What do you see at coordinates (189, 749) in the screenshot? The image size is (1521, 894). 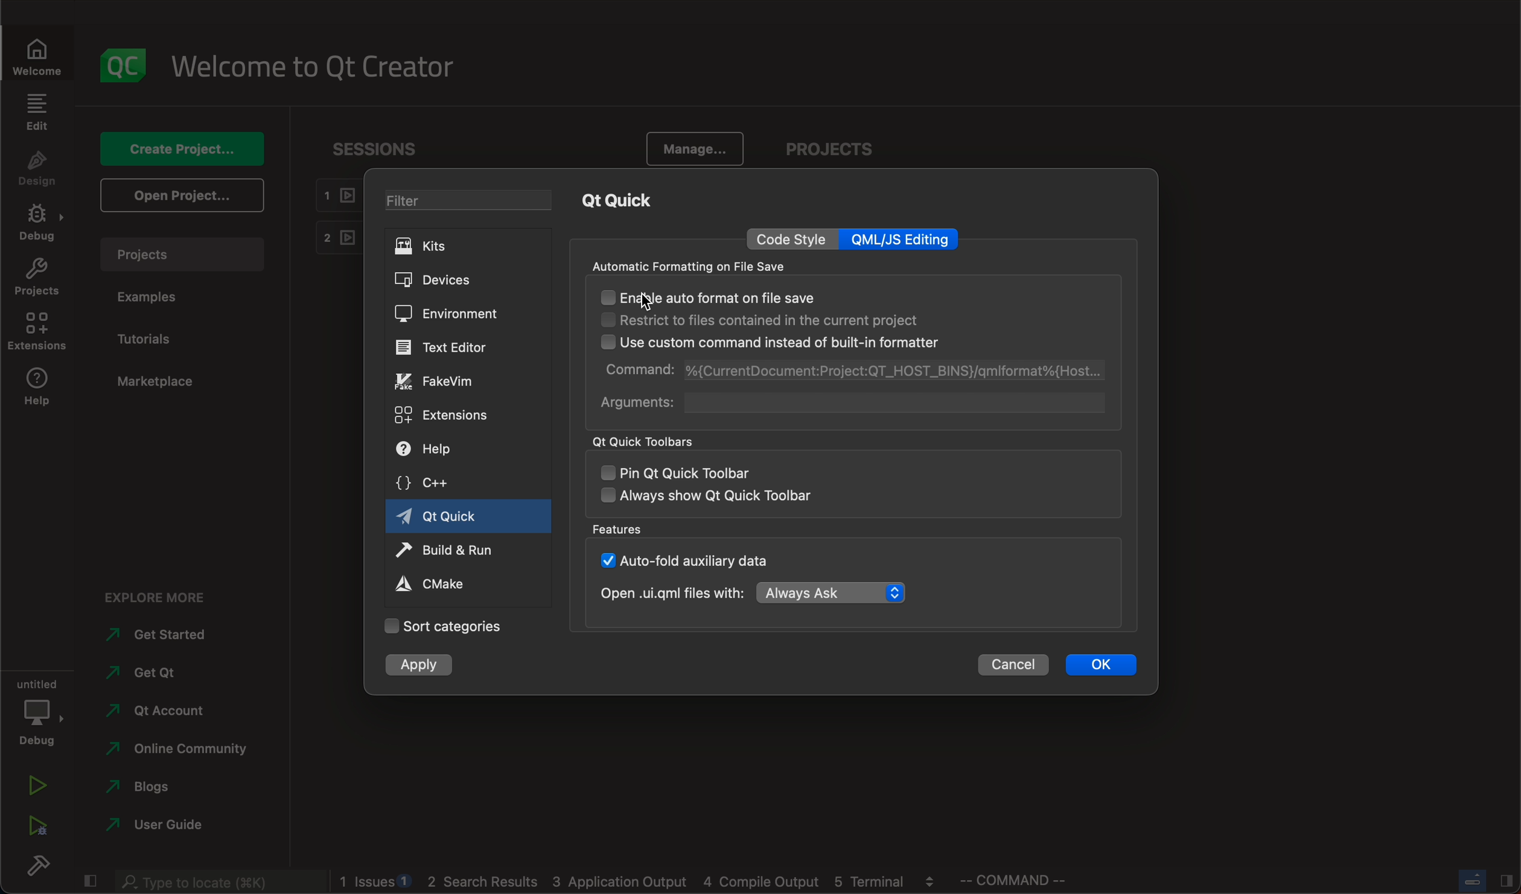 I see `community` at bounding box center [189, 749].